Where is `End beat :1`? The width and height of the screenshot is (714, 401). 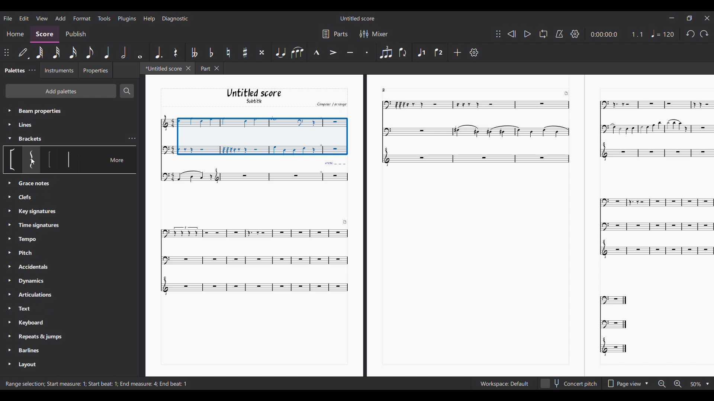
End beat :1 is located at coordinates (174, 384).